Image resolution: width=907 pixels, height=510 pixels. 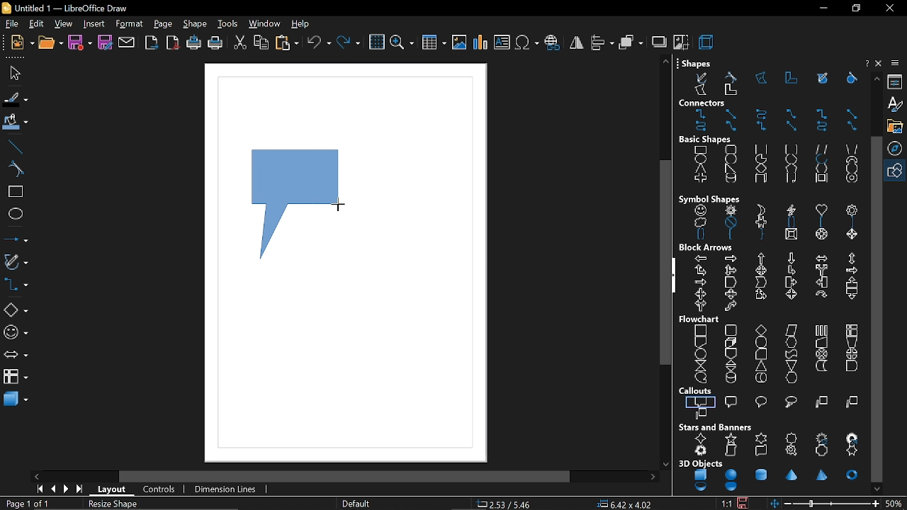 What do you see at coordinates (823, 114) in the screenshot?
I see `connector` at bounding box center [823, 114].